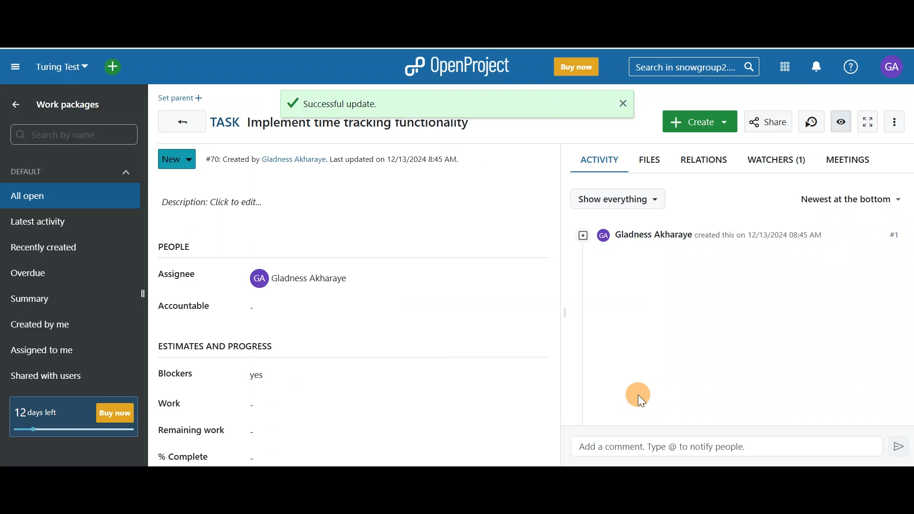 This screenshot has width=914, height=514. I want to click on #70: Created by Gladness Akharaye. Last updated on 12/13/2024 8:45 AM., so click(338, 158).